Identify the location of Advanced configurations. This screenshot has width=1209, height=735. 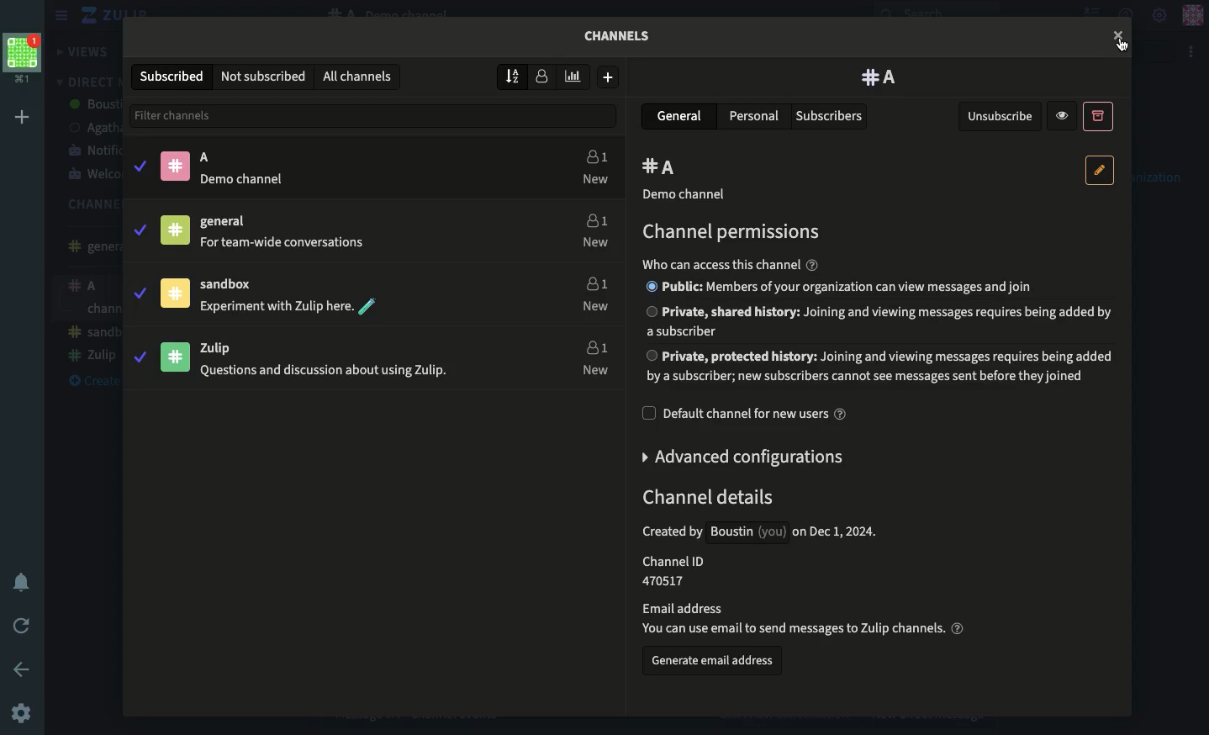
(745, 457).